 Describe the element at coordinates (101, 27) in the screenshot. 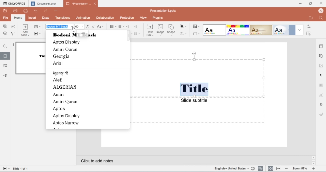

I see `case` at that location.